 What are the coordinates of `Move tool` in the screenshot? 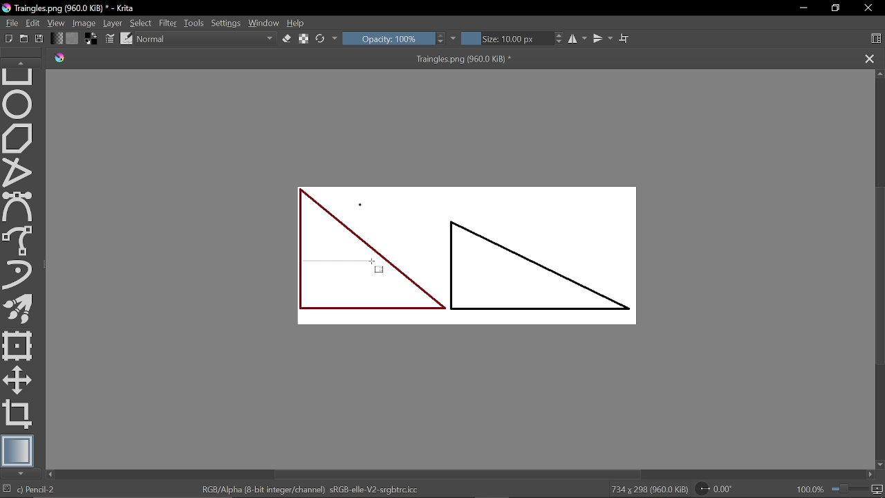 It's located at (17, 380).